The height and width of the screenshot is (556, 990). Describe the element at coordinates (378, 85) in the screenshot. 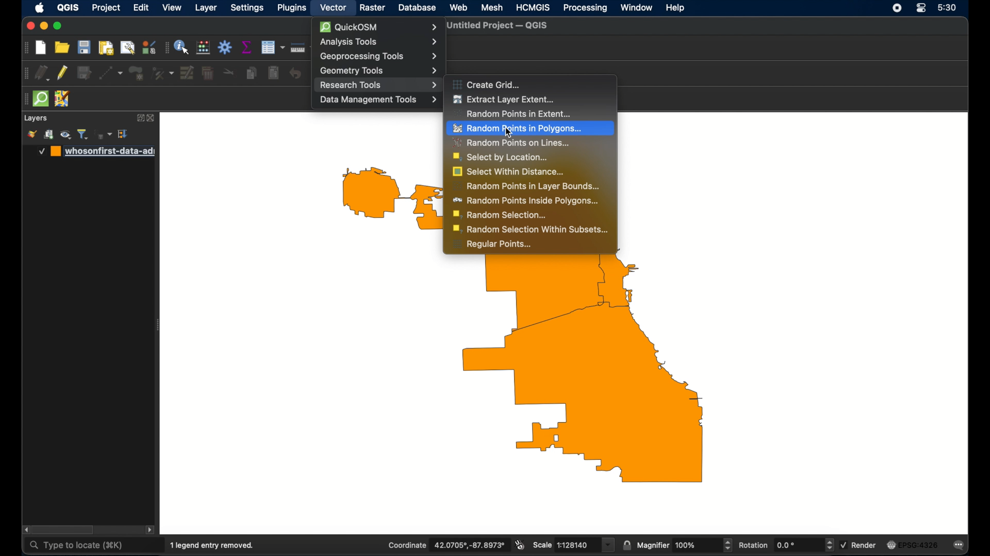

I see `research tools menu highlighted` at that location.